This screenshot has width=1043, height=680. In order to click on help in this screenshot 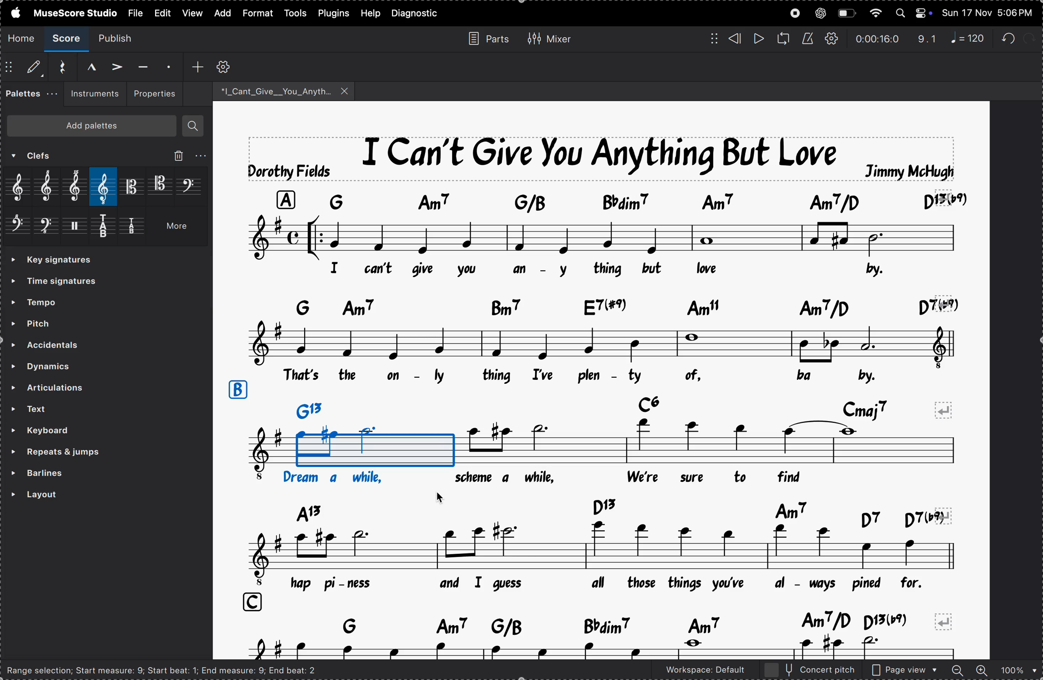, I will do `click(370, 13)`.